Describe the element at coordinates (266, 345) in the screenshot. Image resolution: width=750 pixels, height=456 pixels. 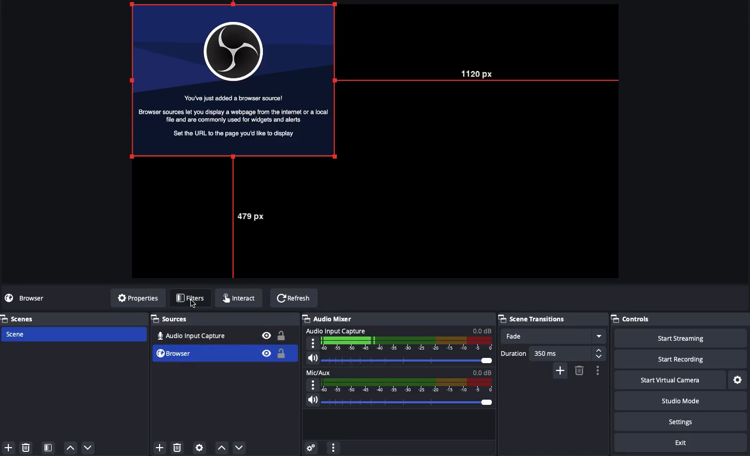
I see `Bible` at that location.